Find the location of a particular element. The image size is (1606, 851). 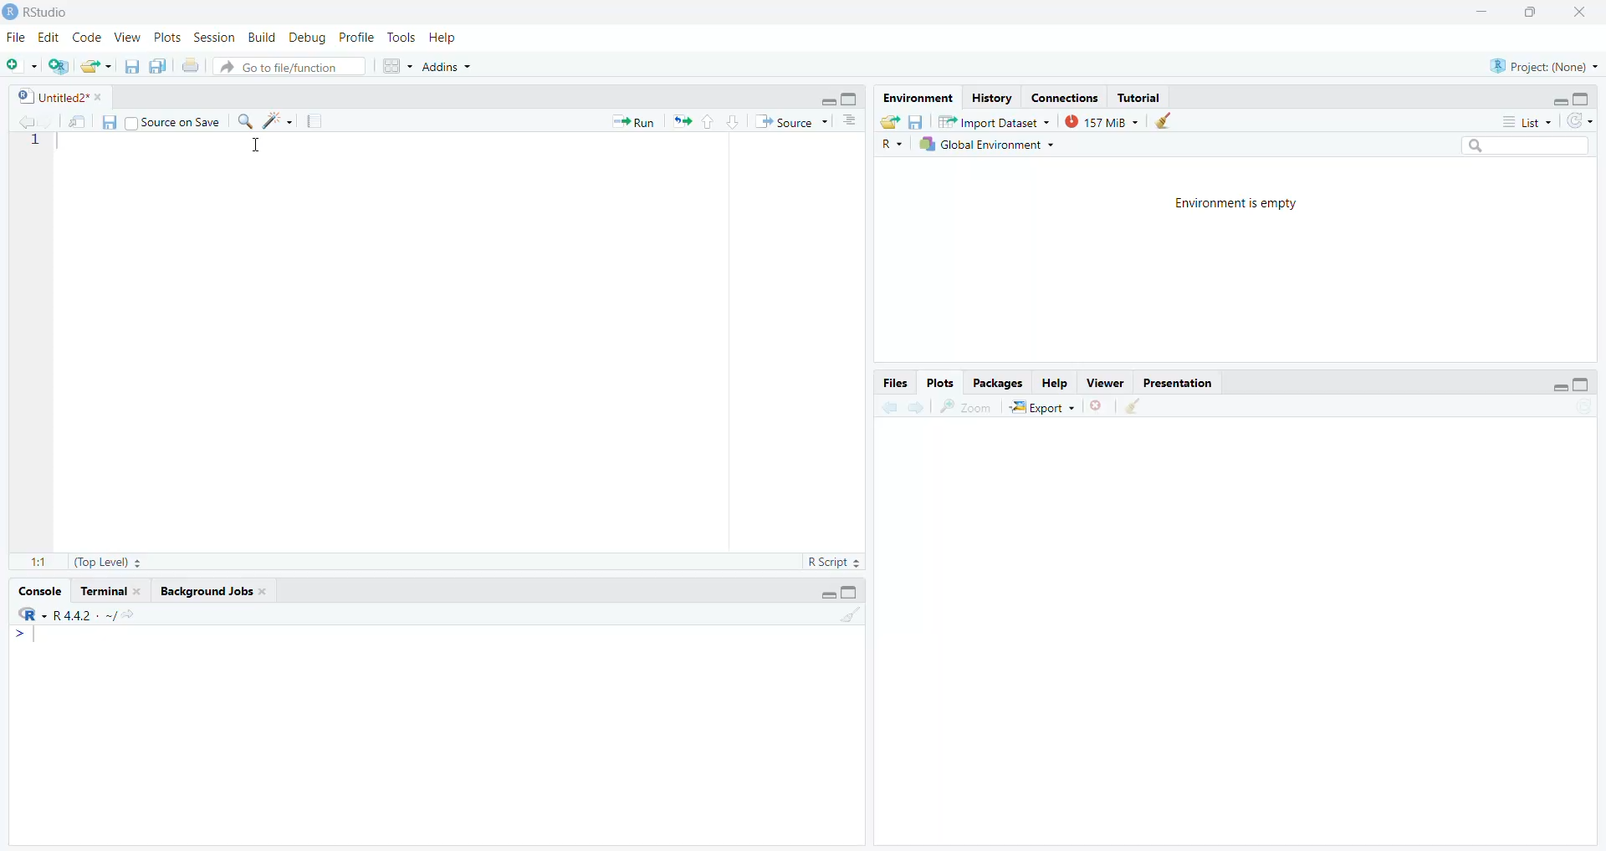

open an existing file is located at coordinates (92, 68).